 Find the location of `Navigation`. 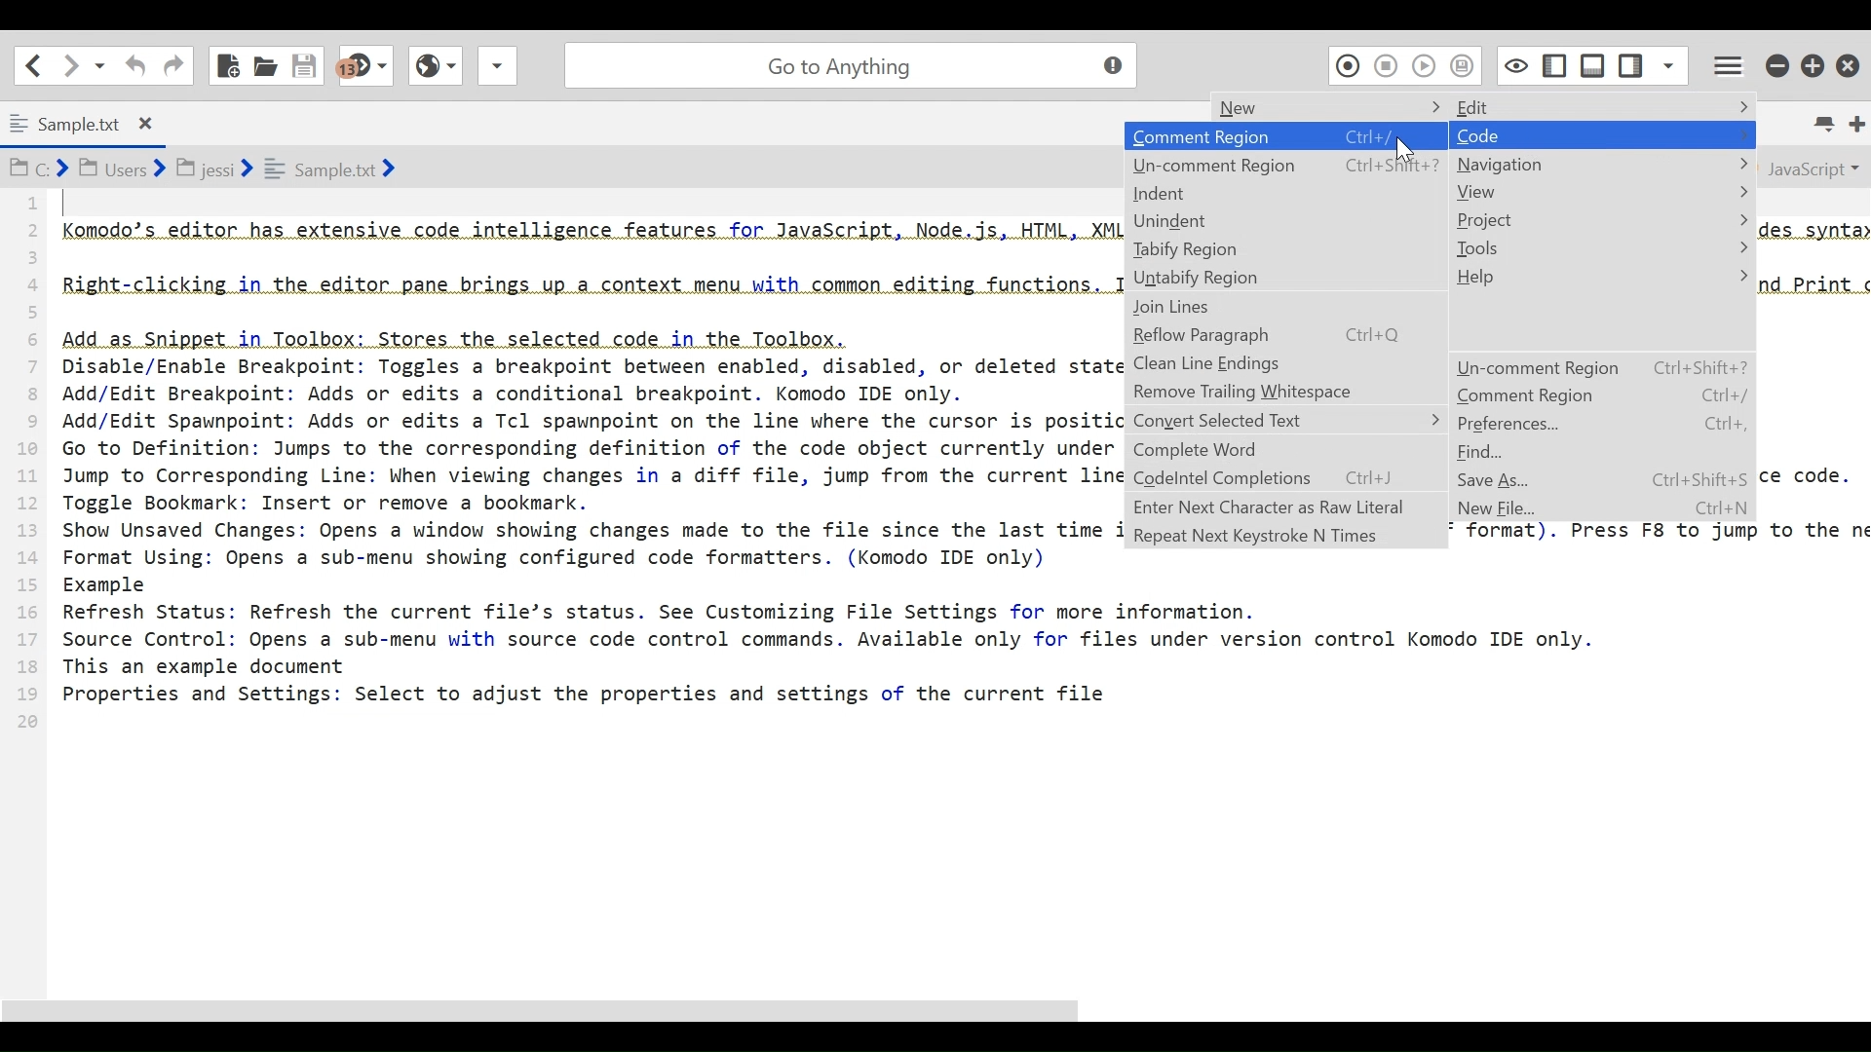

Navigation is located at coordinates (1601, 164).